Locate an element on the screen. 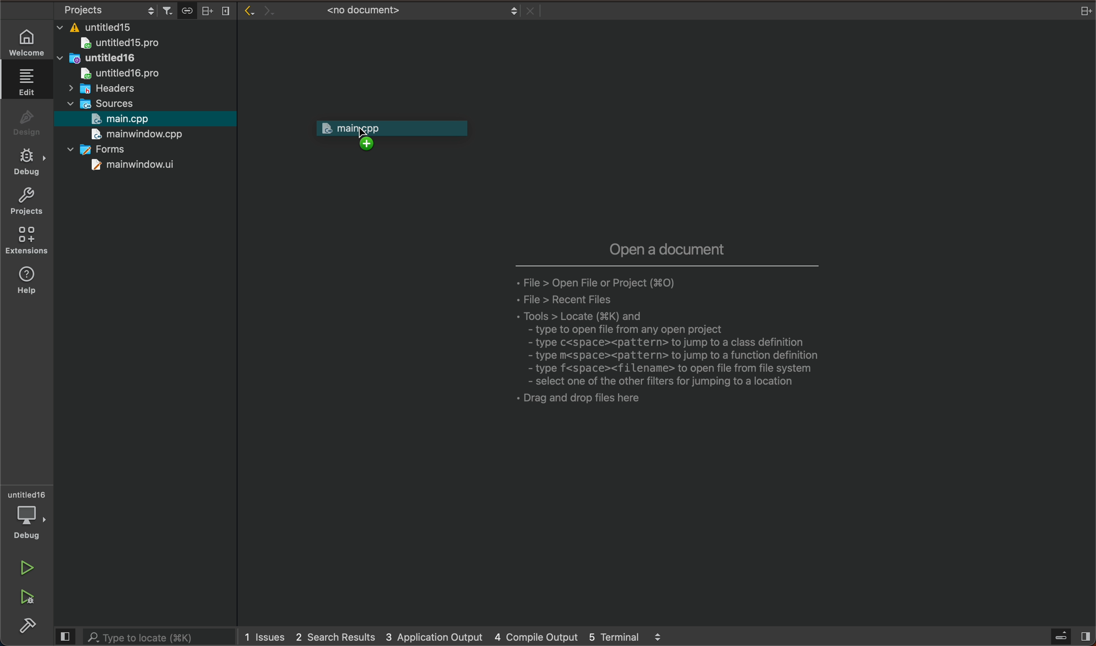  run is located at coordinates (23, 569).